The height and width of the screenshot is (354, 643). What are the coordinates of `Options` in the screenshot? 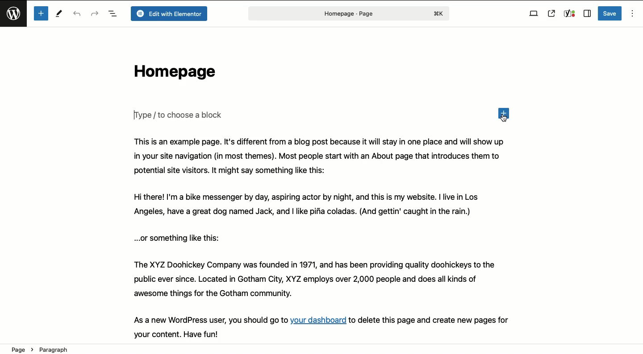 It's located at (631, 14).